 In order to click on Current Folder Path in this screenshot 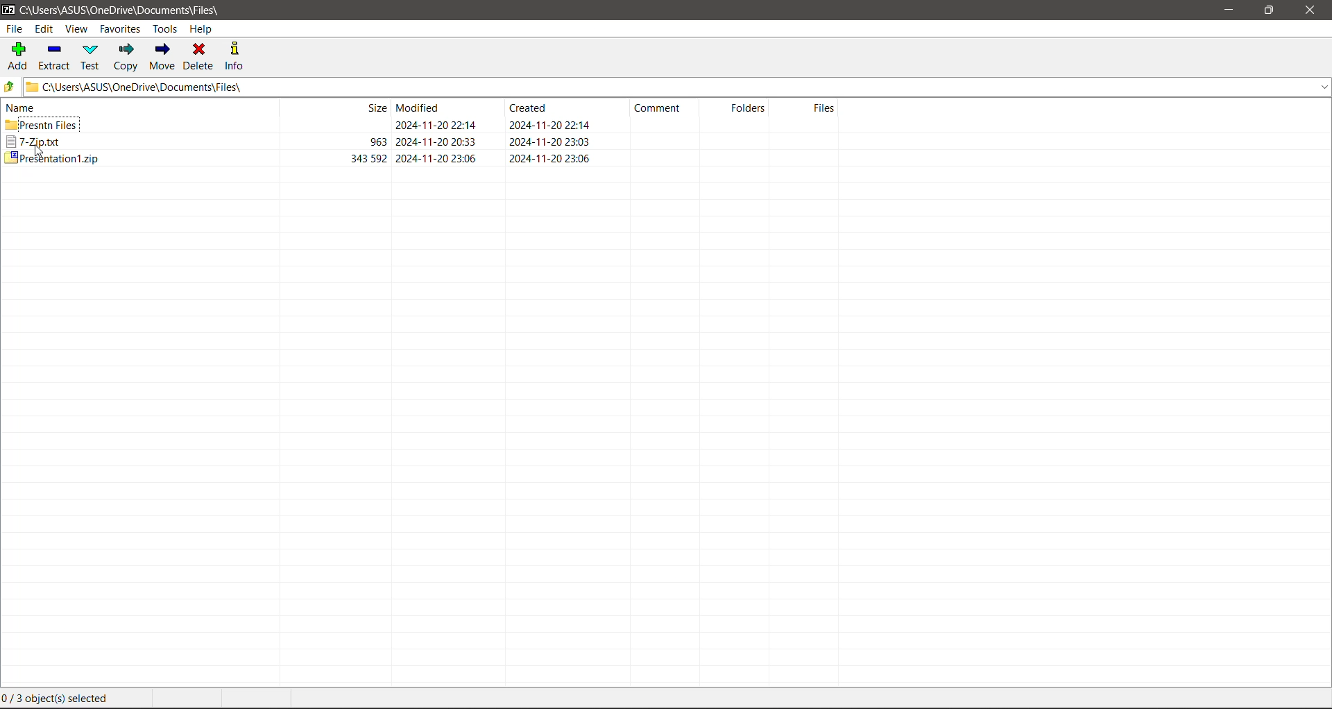, I will do `click(126, 8)`.